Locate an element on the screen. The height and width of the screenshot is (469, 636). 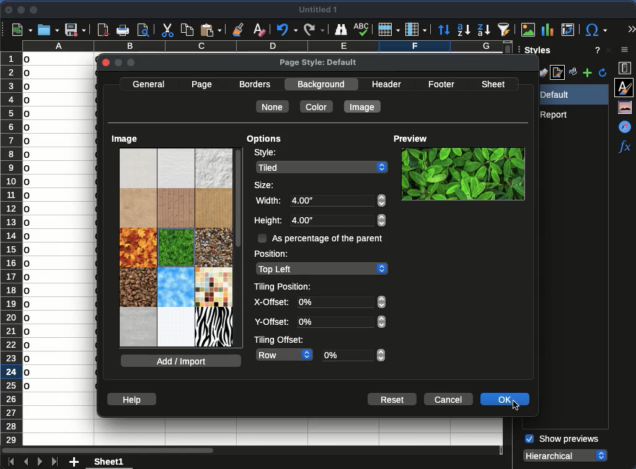
green is located at coordinates (462, 173).